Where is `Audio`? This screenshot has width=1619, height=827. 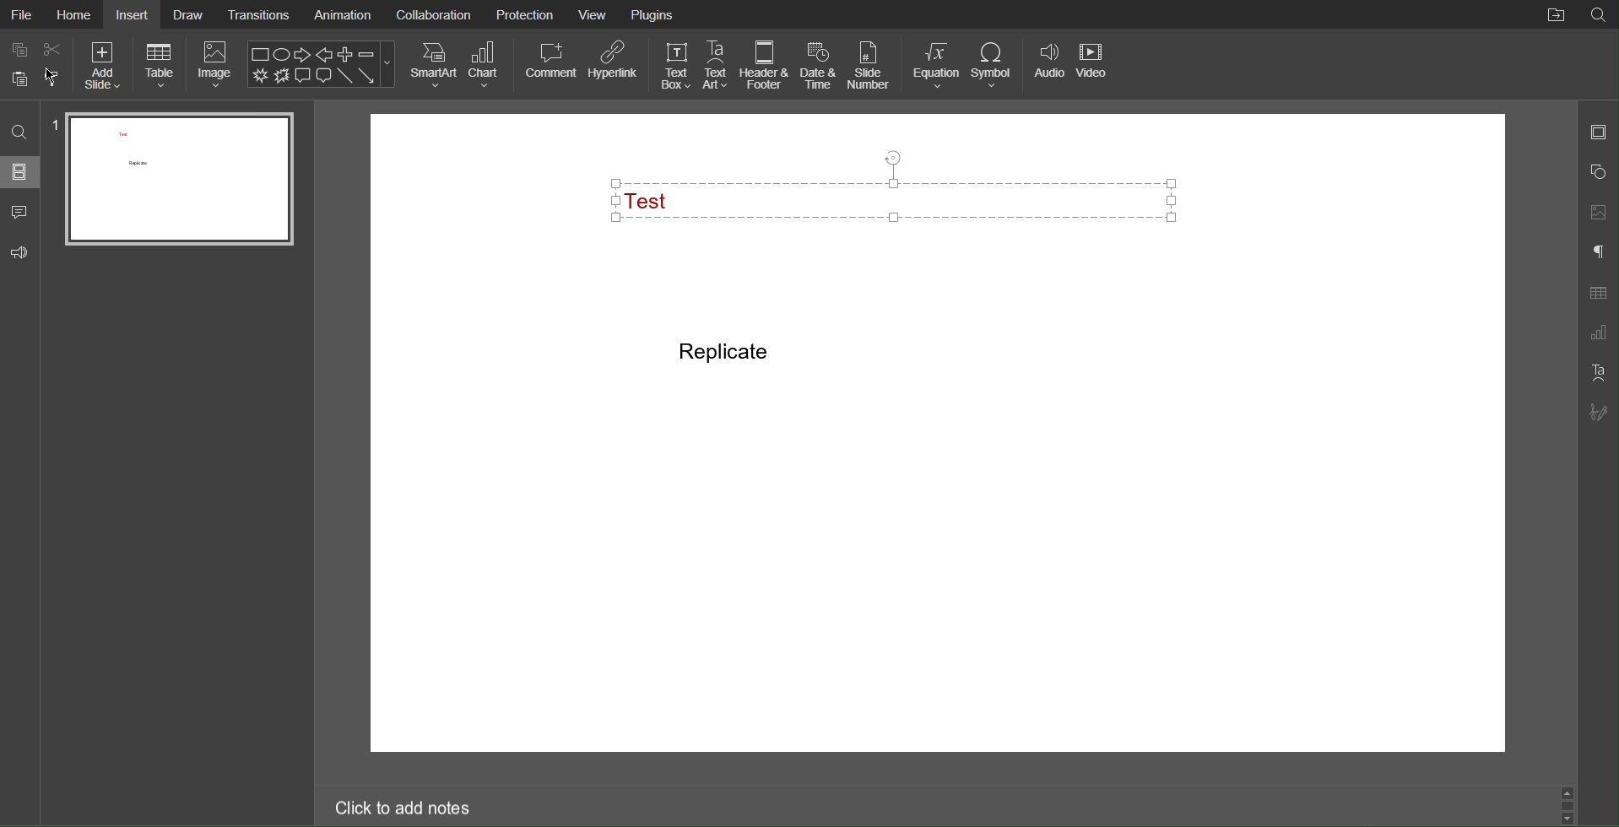
Audio is located at coordinates (1048, 66).